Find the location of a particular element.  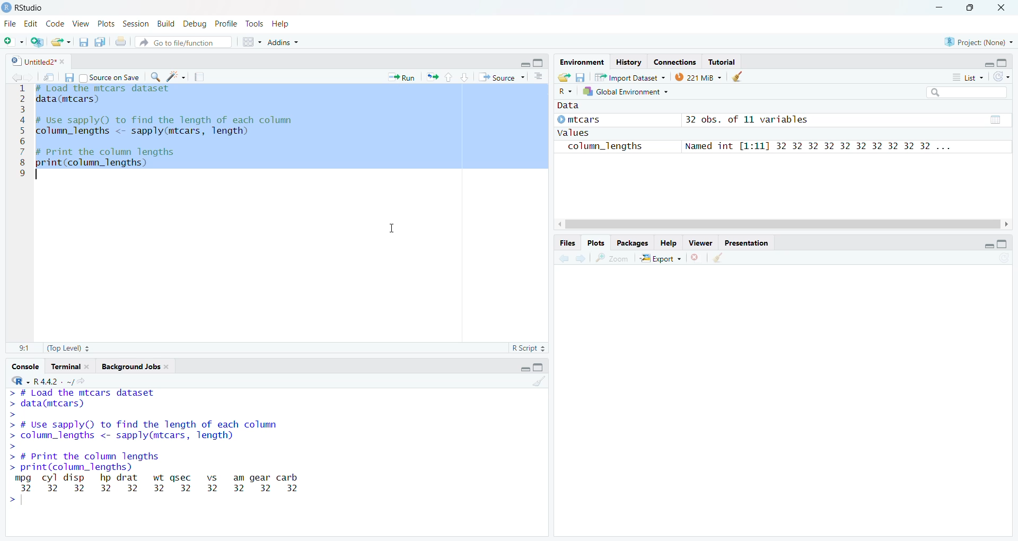

Re run the previous code is located at coordinates (432, 76).